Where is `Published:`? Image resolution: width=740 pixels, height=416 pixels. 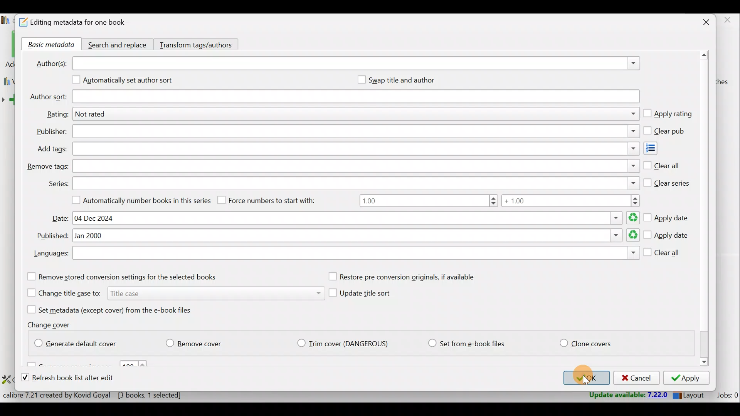
Published: is located at coordinates (51, 236).